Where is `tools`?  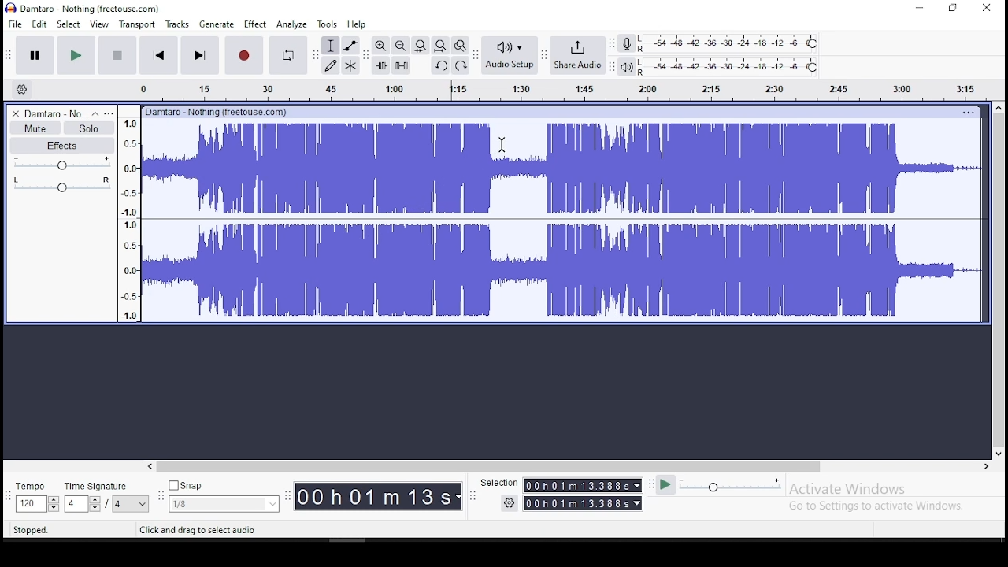
tools is located at coordinates (328, 25).